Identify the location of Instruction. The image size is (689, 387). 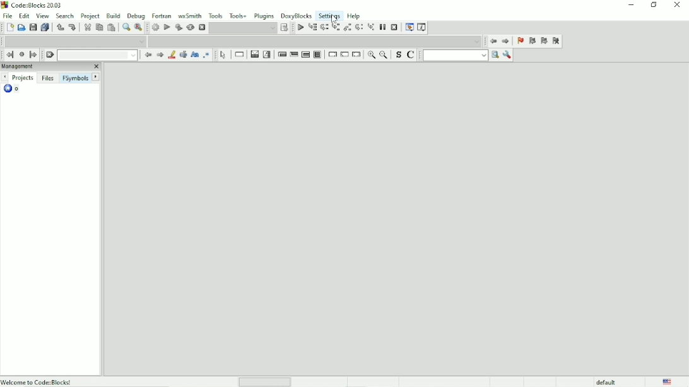
(239, 54).